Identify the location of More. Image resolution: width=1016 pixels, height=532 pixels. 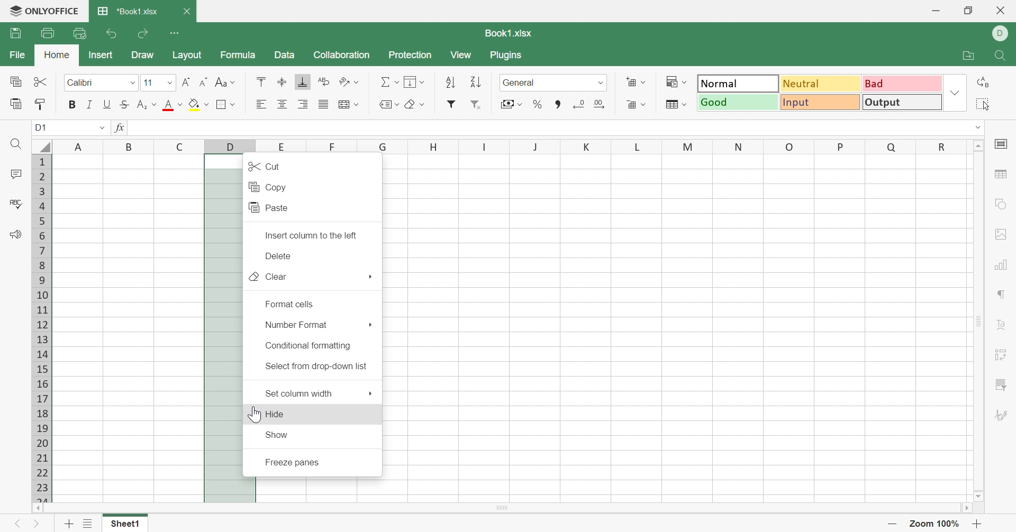
(370, 324).